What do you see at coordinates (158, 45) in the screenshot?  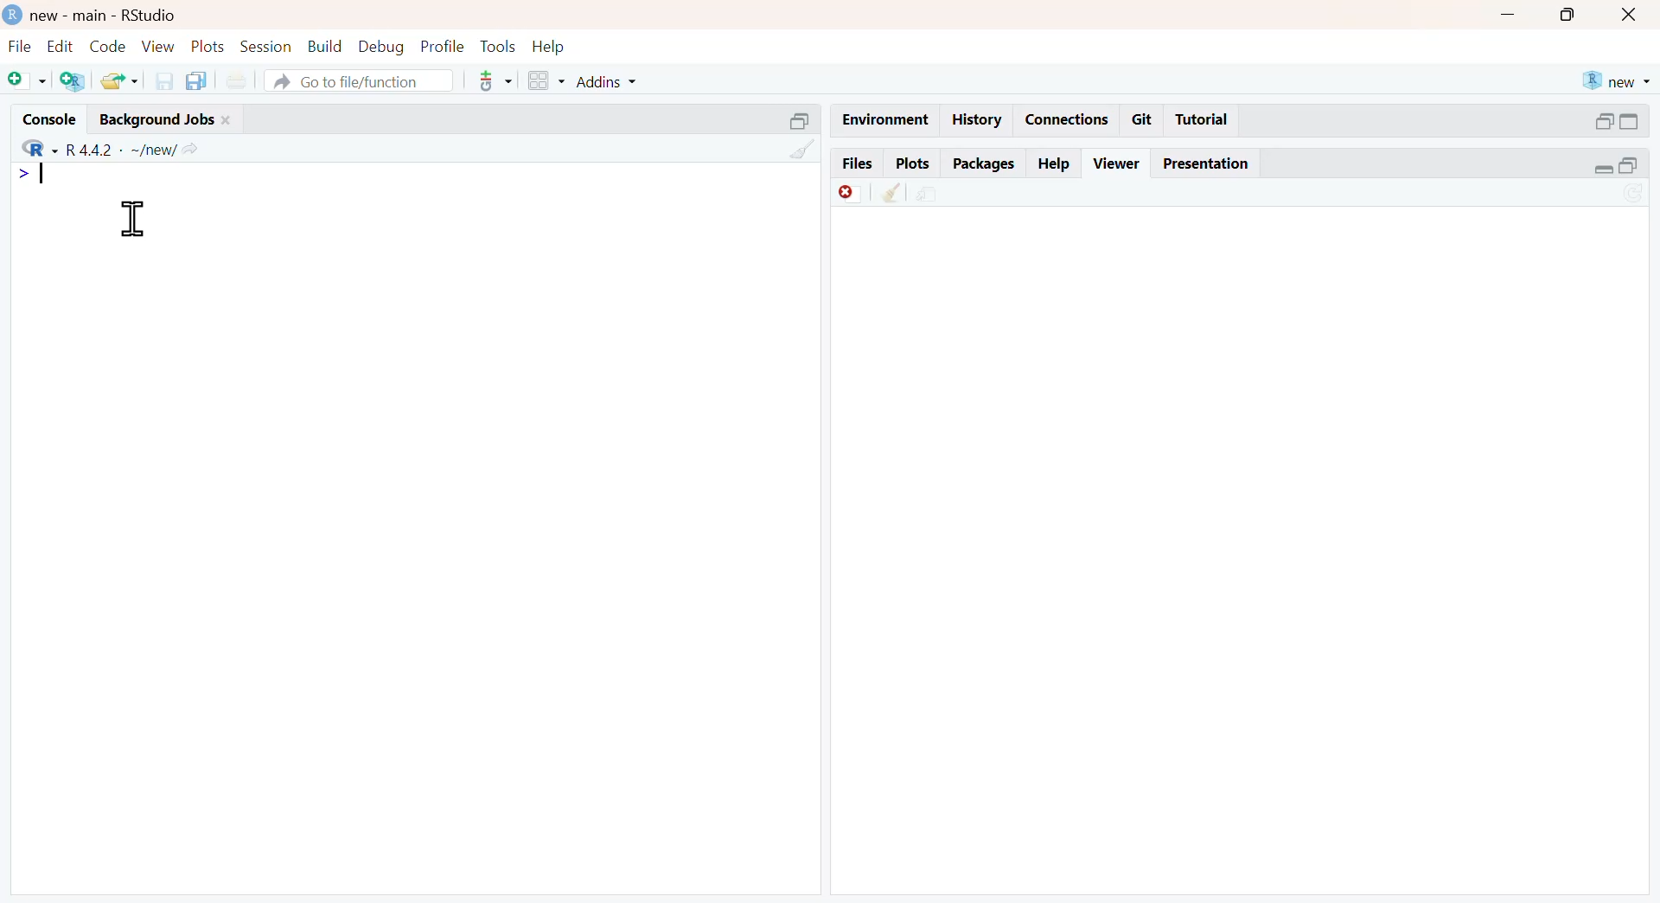 I see `view` at bounding box center [158, 45].